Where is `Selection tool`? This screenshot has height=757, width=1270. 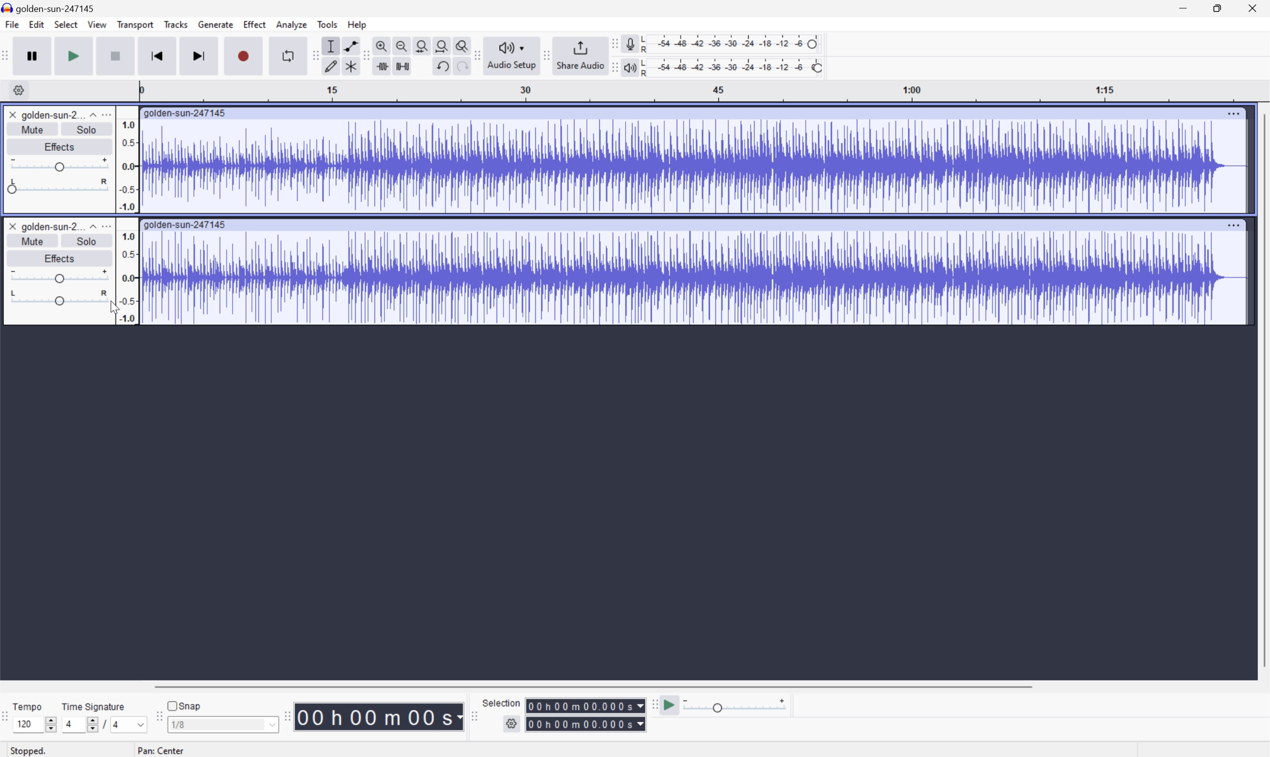 Selection tool is located at coordinates (333, 46).